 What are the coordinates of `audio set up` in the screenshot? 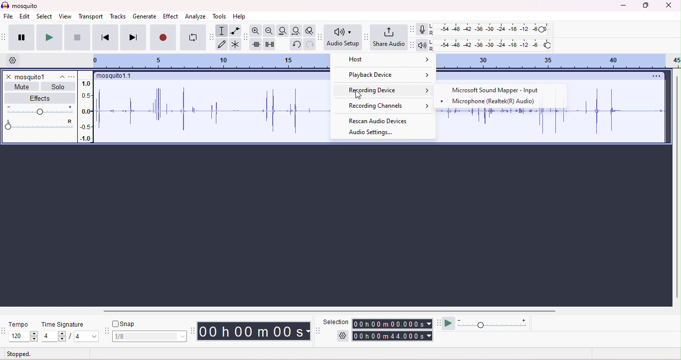 It's located at (343, 37).